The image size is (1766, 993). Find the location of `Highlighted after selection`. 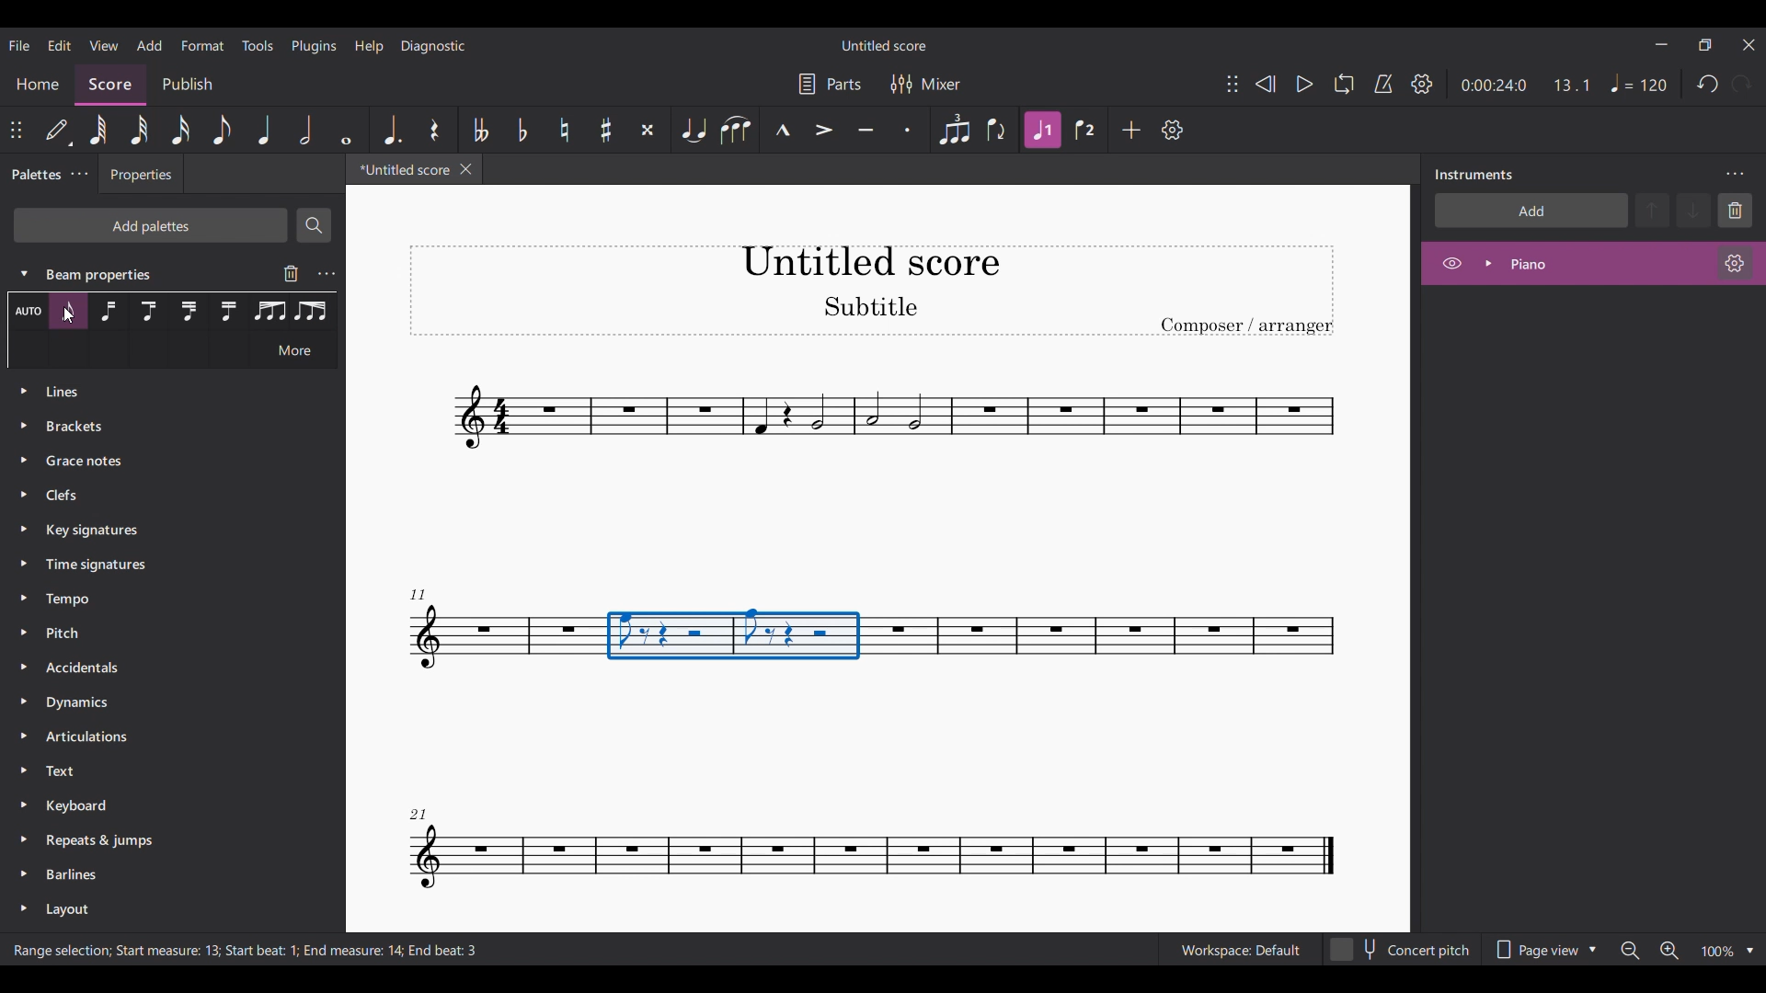

Highlighted after selection is located at coordinates (1043, 130).